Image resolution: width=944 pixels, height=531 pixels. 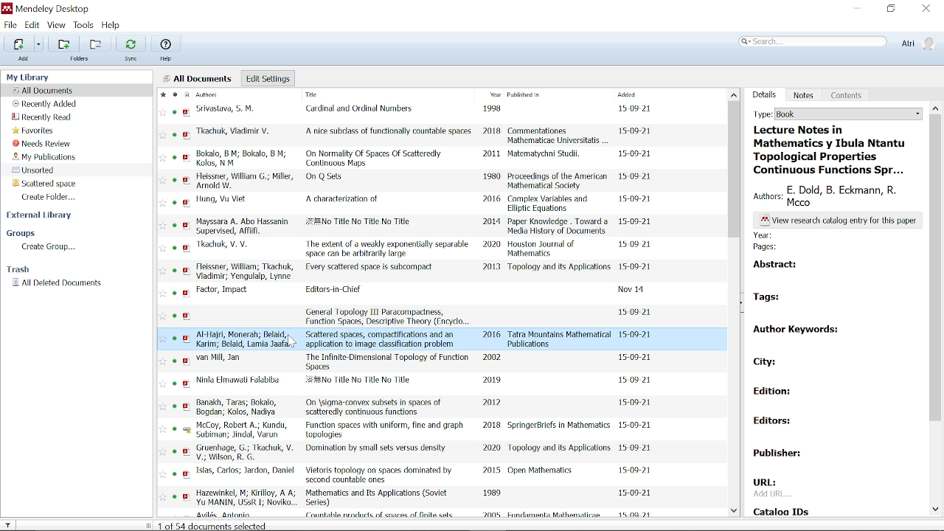 I want to click on date, so click(x=635, y=471).